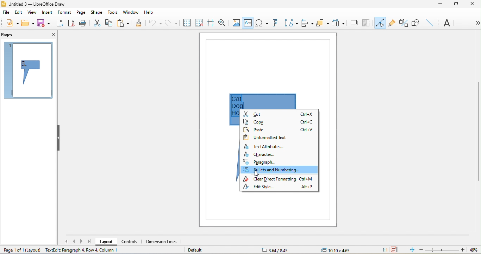 The image size is (481, 254). What do you see at coordinates (197, 251) in the screenshot?
I see `default` at bounding box center [197, 251].